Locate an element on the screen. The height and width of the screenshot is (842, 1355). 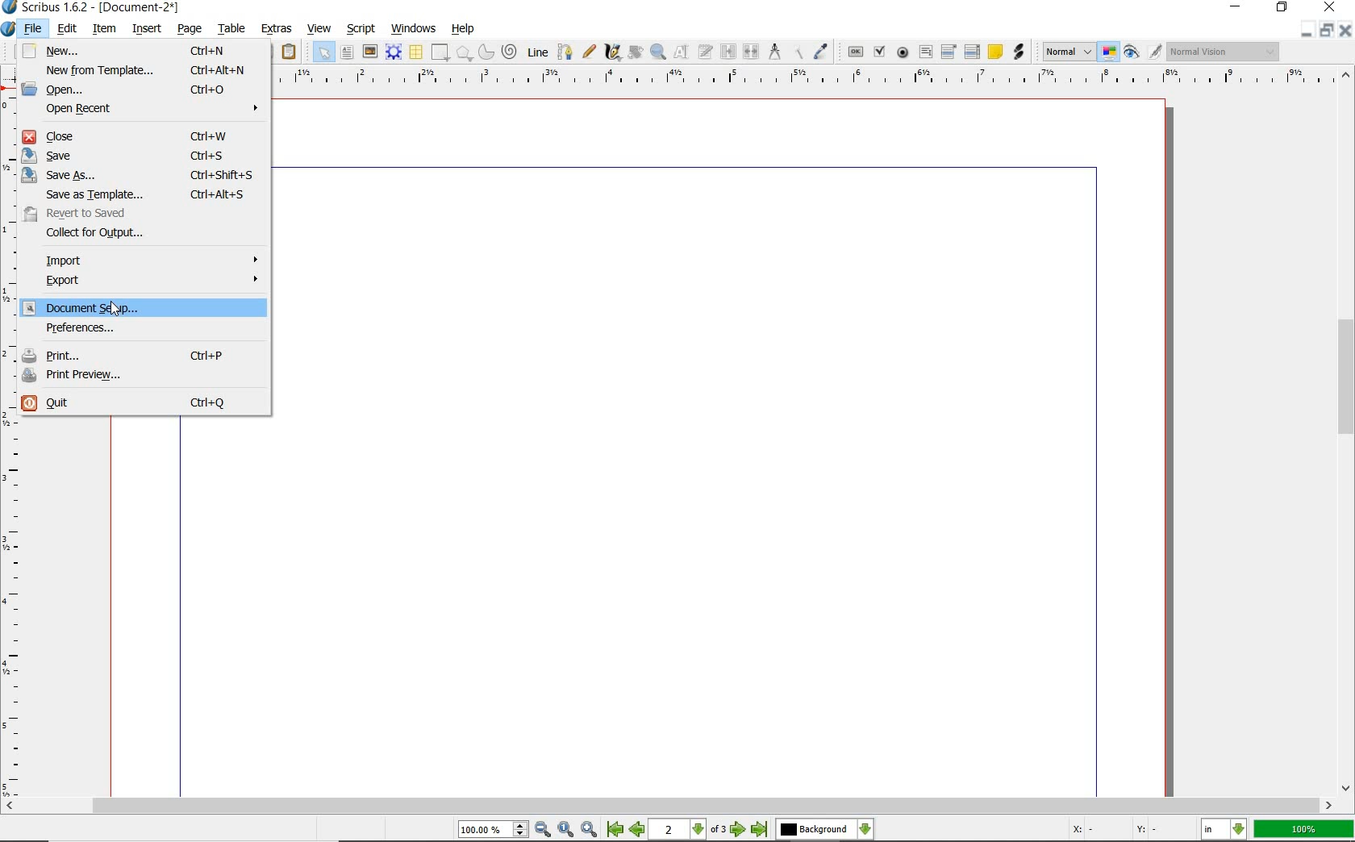
page is located at coordinates (191, 30).